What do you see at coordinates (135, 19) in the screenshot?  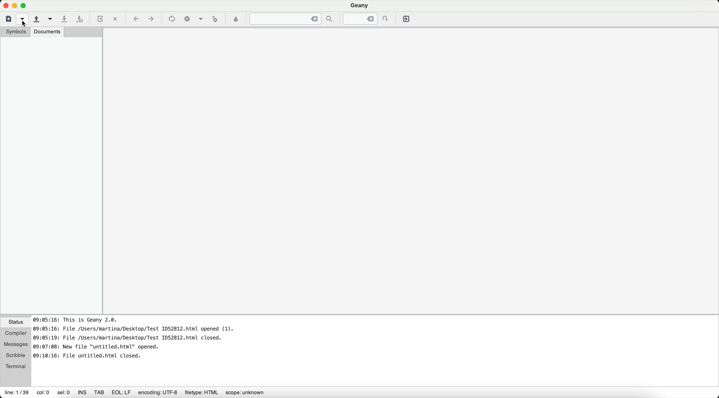 I see `navigate back` at bounding box center [135, 19].